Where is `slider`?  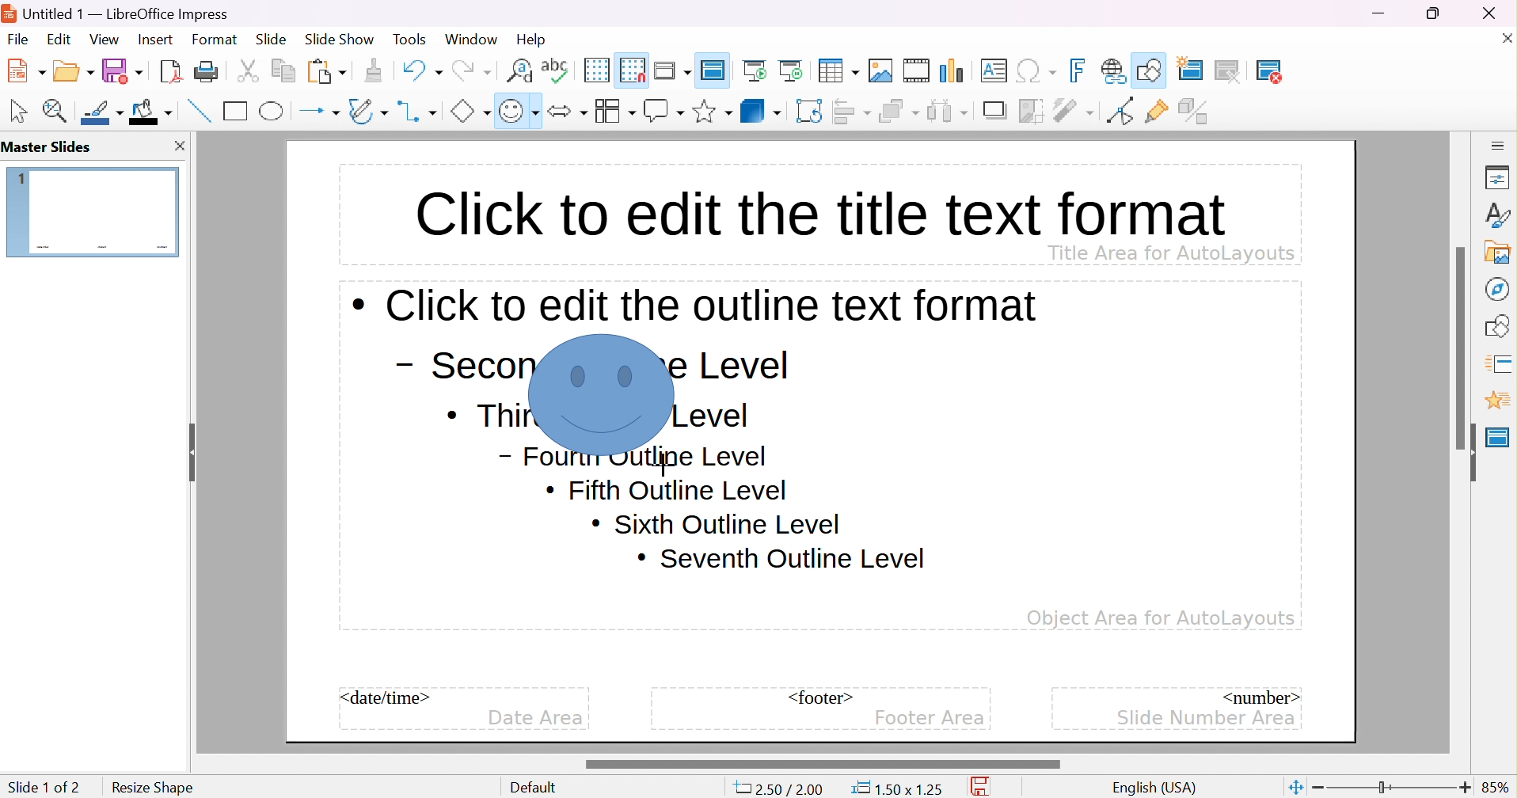
slider is located at coordinates (1462, 347).